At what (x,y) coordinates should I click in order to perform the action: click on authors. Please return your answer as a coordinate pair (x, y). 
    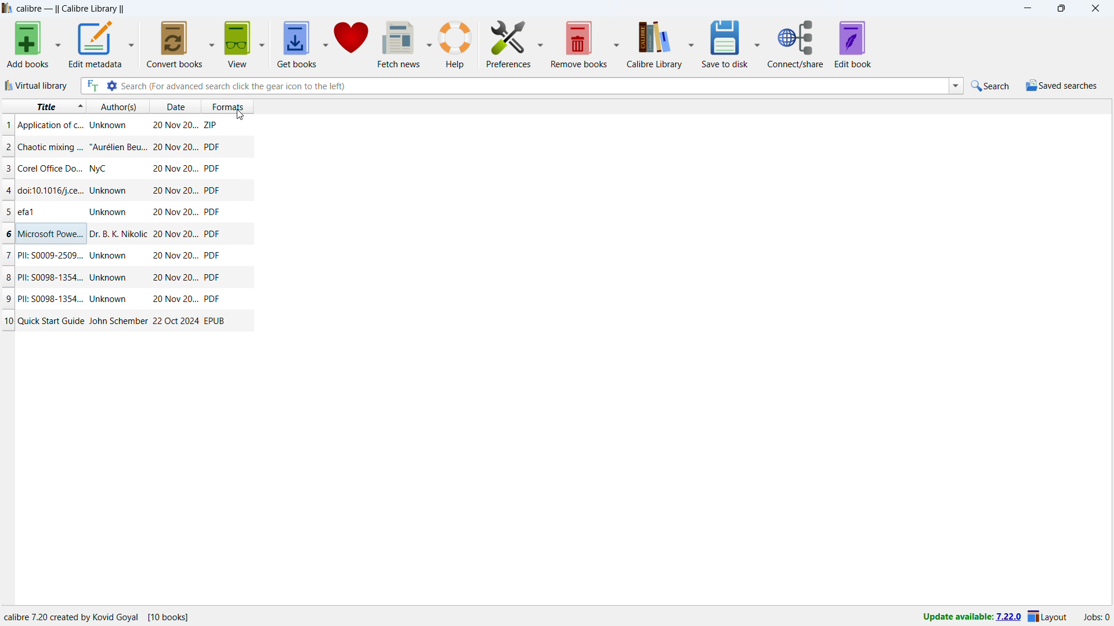
    Looking at the image, I should click on (118, 106).